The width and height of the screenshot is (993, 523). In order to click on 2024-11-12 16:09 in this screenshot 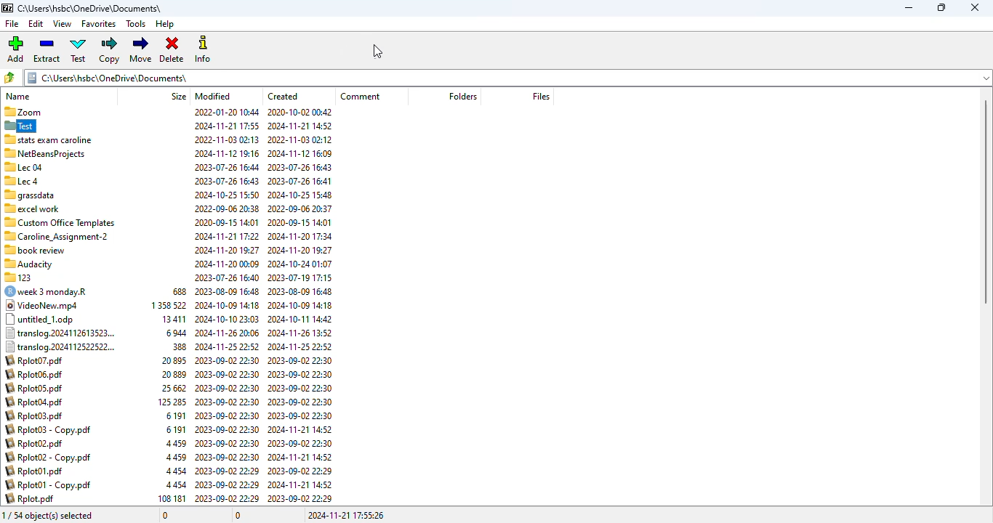, I will do `click(300, 153)`.